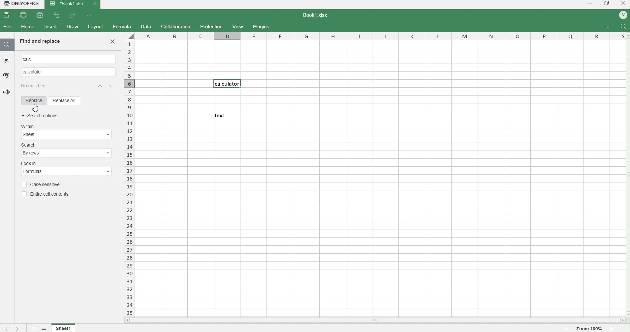 The height and width of the screenshot is (332, 630). What do you see at coordinates (45, 184) in the screenshot?
I see `Case sensitive` at bounding box center [45, 184].